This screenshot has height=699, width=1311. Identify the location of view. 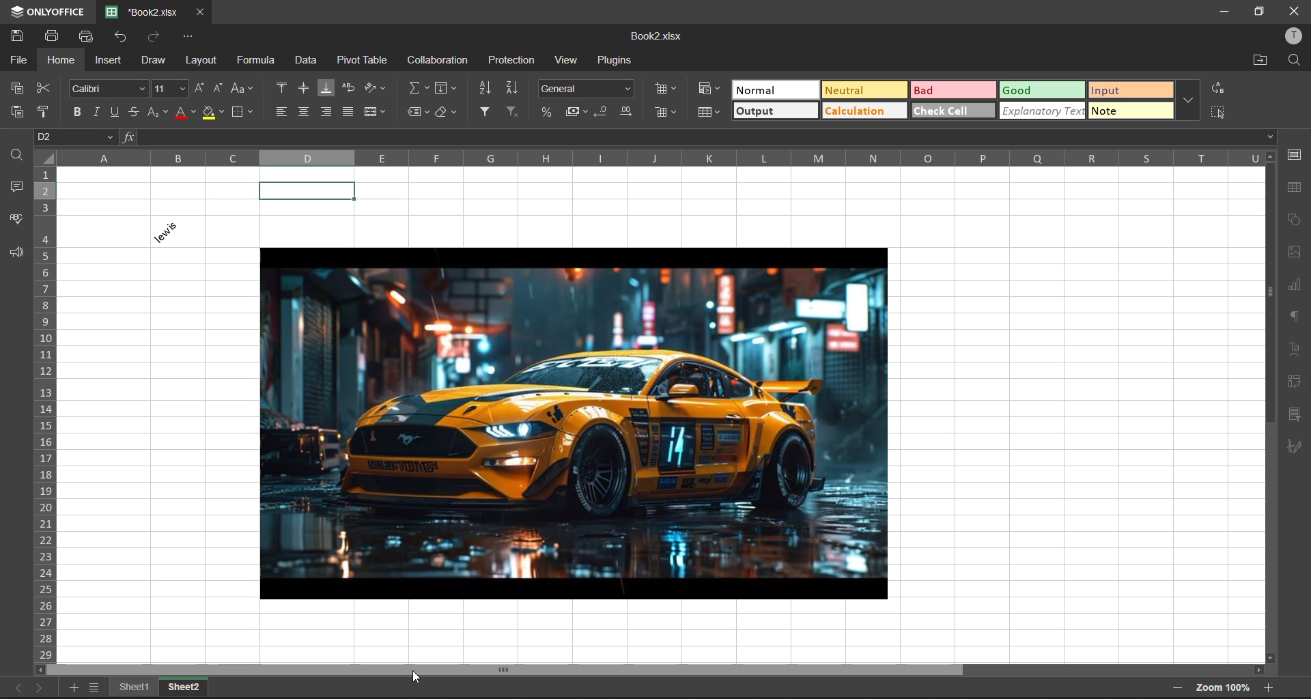
(569, 60).